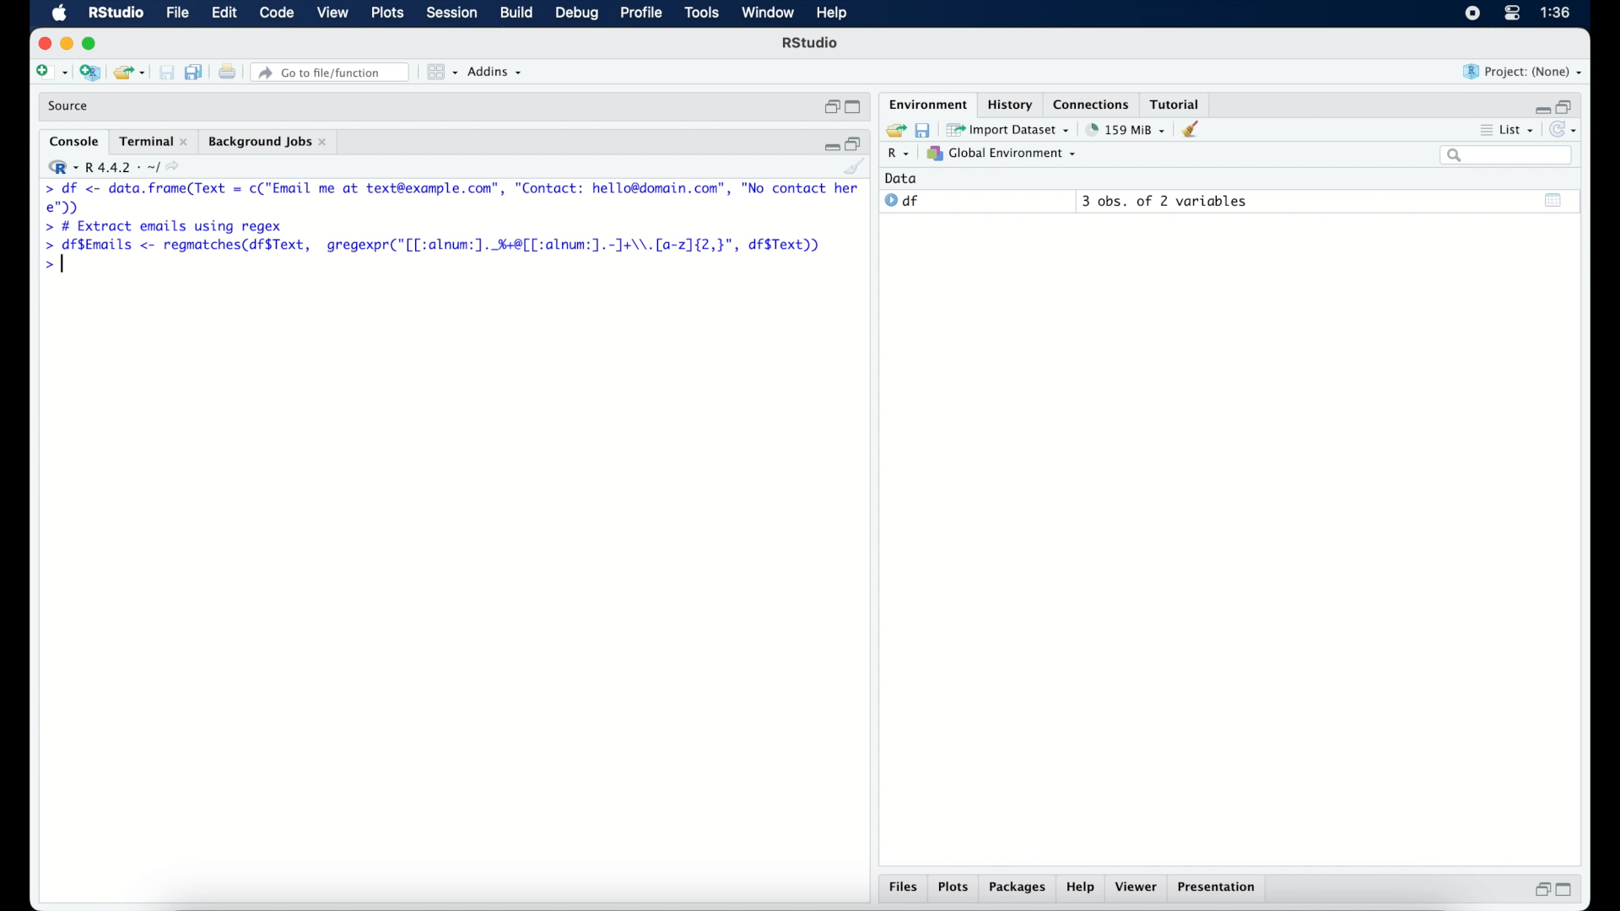 The height and width of the screenshot is (911, 1620). Describe the element at coordinates (162, 227) in the screenshot. I see `> # Extract emails using regex|` at that location.